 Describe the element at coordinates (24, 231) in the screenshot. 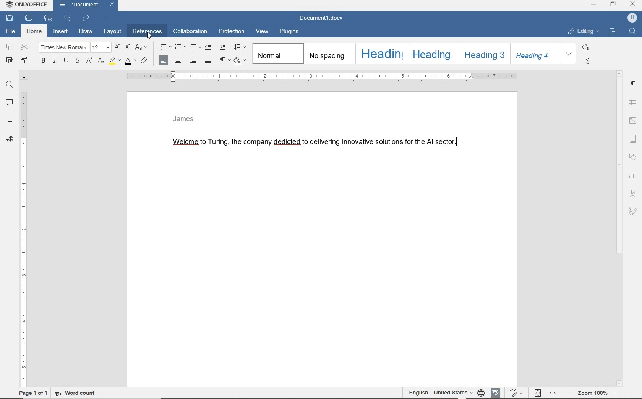

I see `ruler` at that location.